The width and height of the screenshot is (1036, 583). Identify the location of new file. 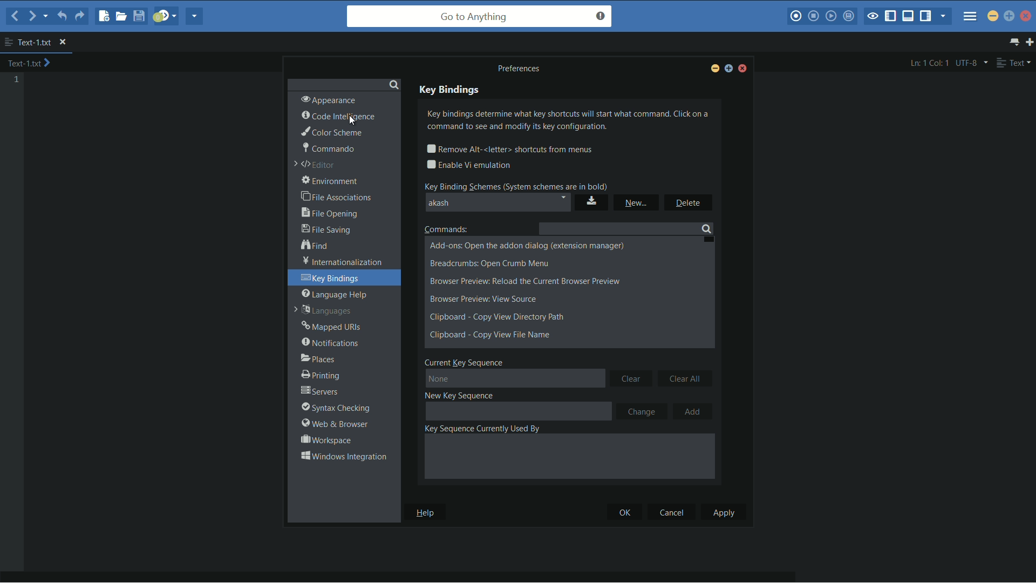
(104, 17).